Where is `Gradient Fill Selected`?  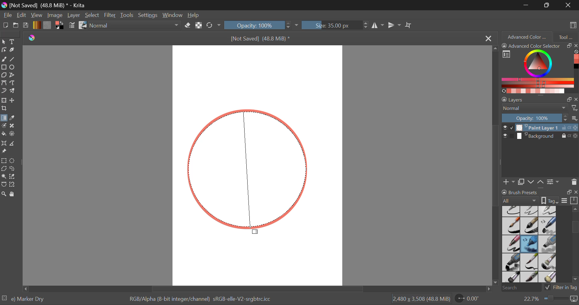 Gradient Fill Selected is located at coordinates (4, 118).